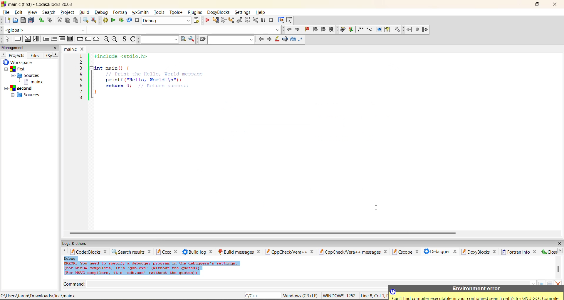 The image size is (564, 300). What do you see at coordinates (16, 69) in the screenshot?
I see `first project` at bounding box center [16, 69].